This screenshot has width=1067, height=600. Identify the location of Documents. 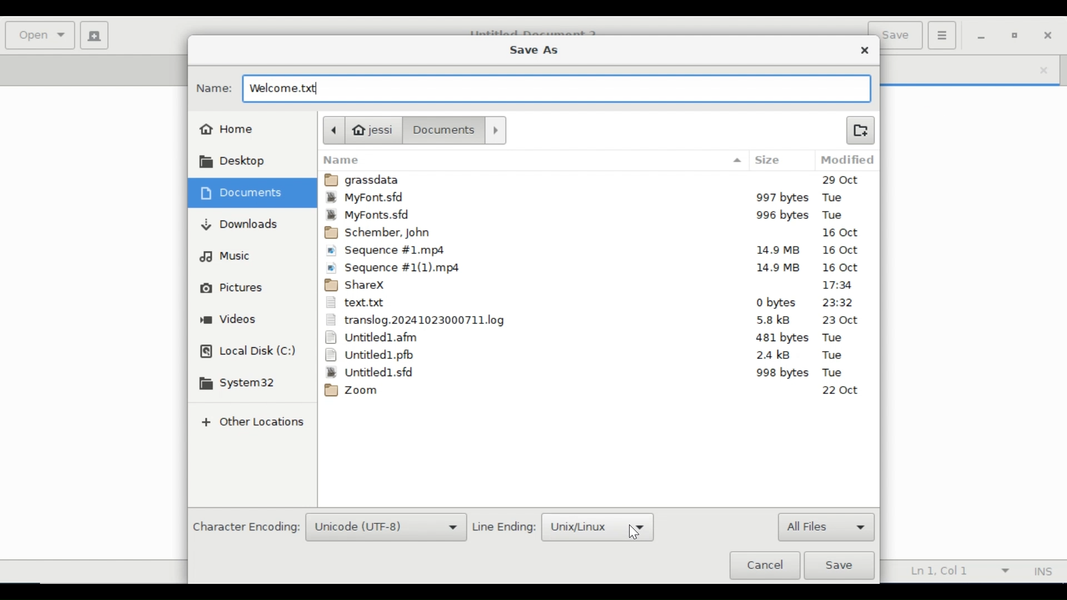
(242, 192).